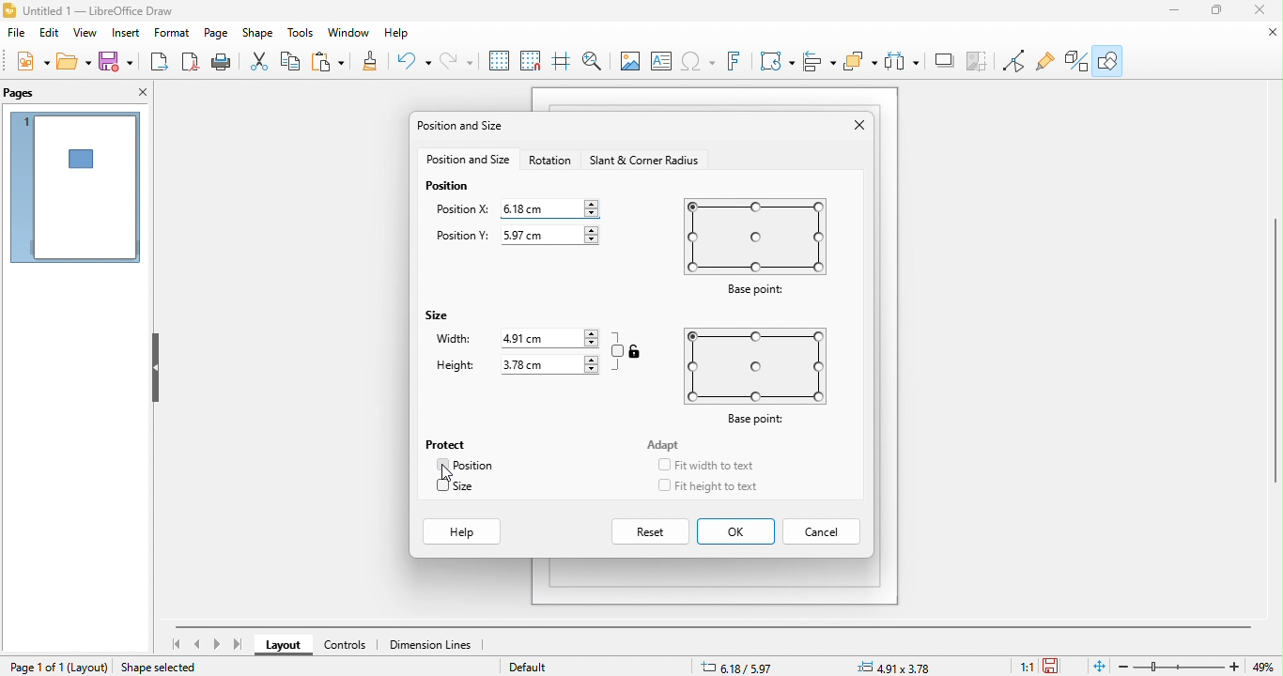  Describe the element at coordinates (86, 34) in the screenshot. I see `view` at that location.